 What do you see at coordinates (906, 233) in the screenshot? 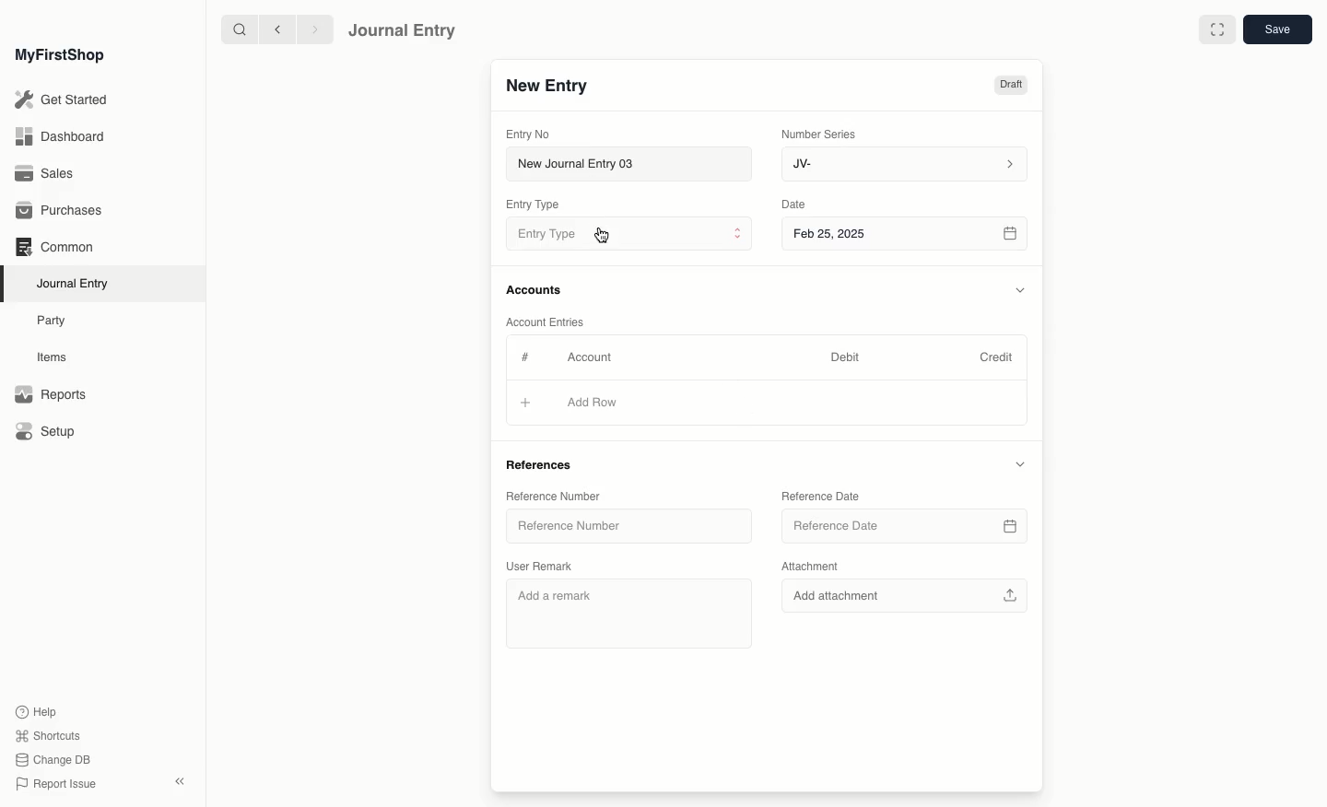
I see `Feb 25, 2025 8` at bounding box center [906, 233].